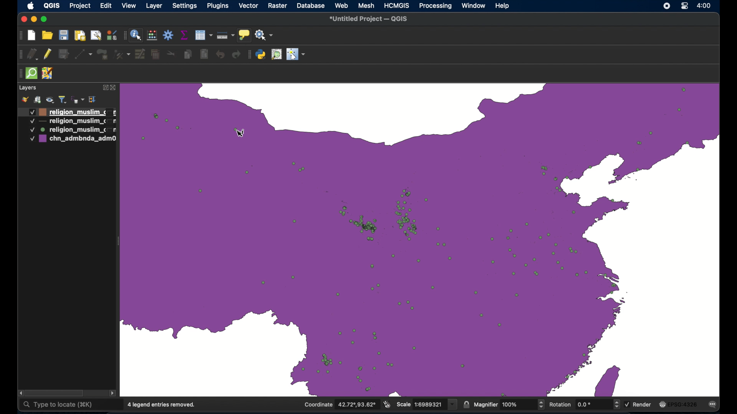  What do you see at coordinates (387, 404) in the screenshot?
I see `toggle extents and mouse display position` at bounding box center [387, 404].